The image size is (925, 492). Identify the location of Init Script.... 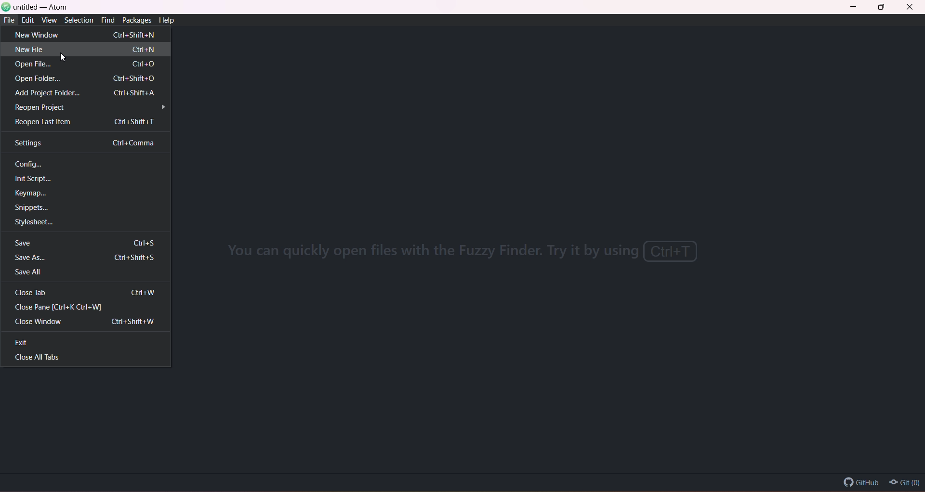
(43, 178).